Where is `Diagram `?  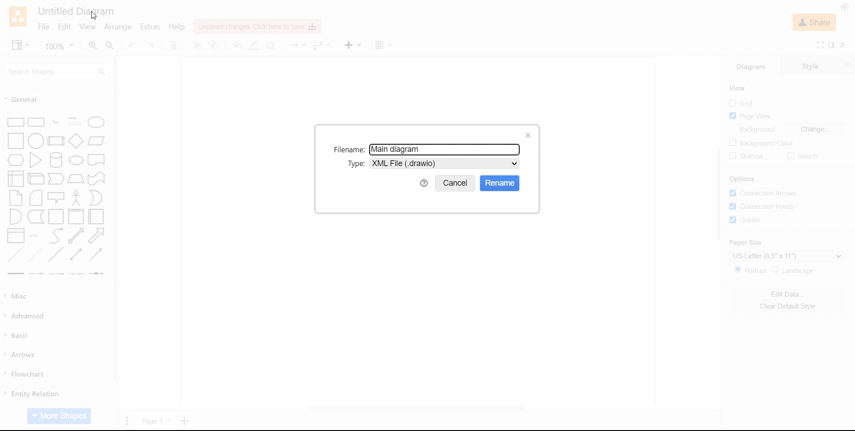
Diagram  is located at coordinates (751, 65).